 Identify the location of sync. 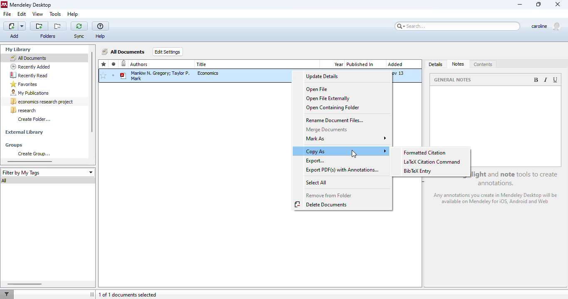
(79, 26).